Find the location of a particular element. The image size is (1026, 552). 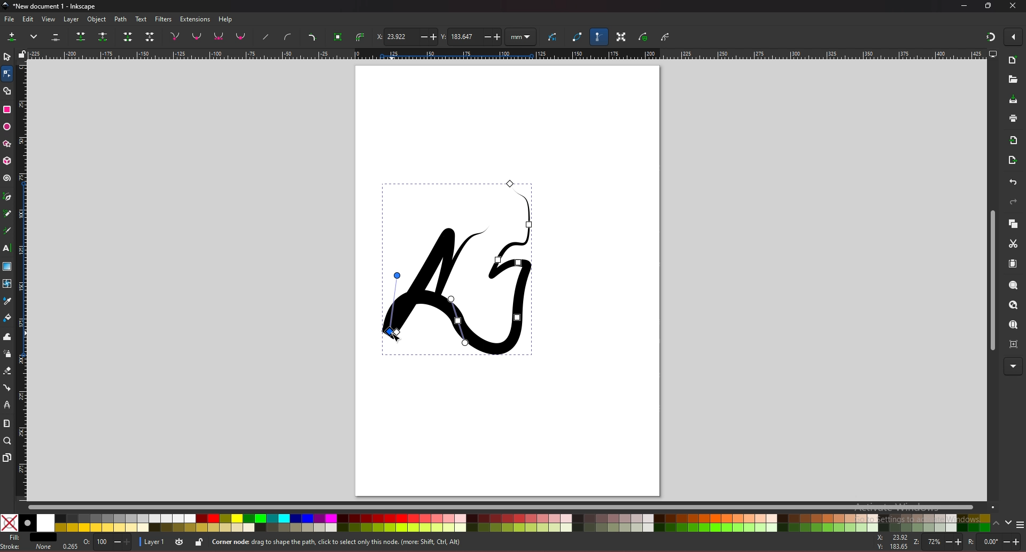

text is located at coordinates (7, 248).